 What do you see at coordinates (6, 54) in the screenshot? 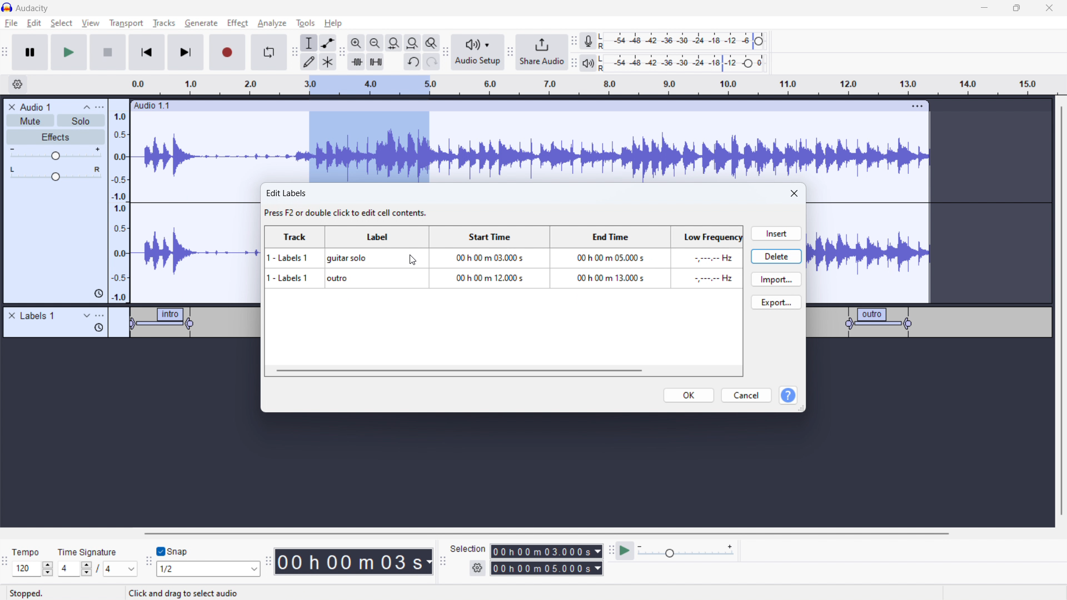
I see `transport toolbar` at bounding box center [6, 54].